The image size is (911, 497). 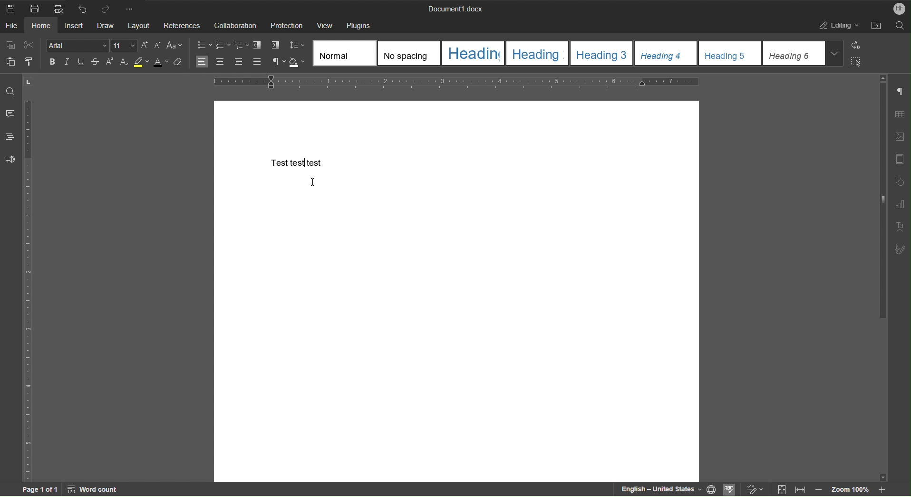 I want to click on Nested List, so click(x=242, y=45).